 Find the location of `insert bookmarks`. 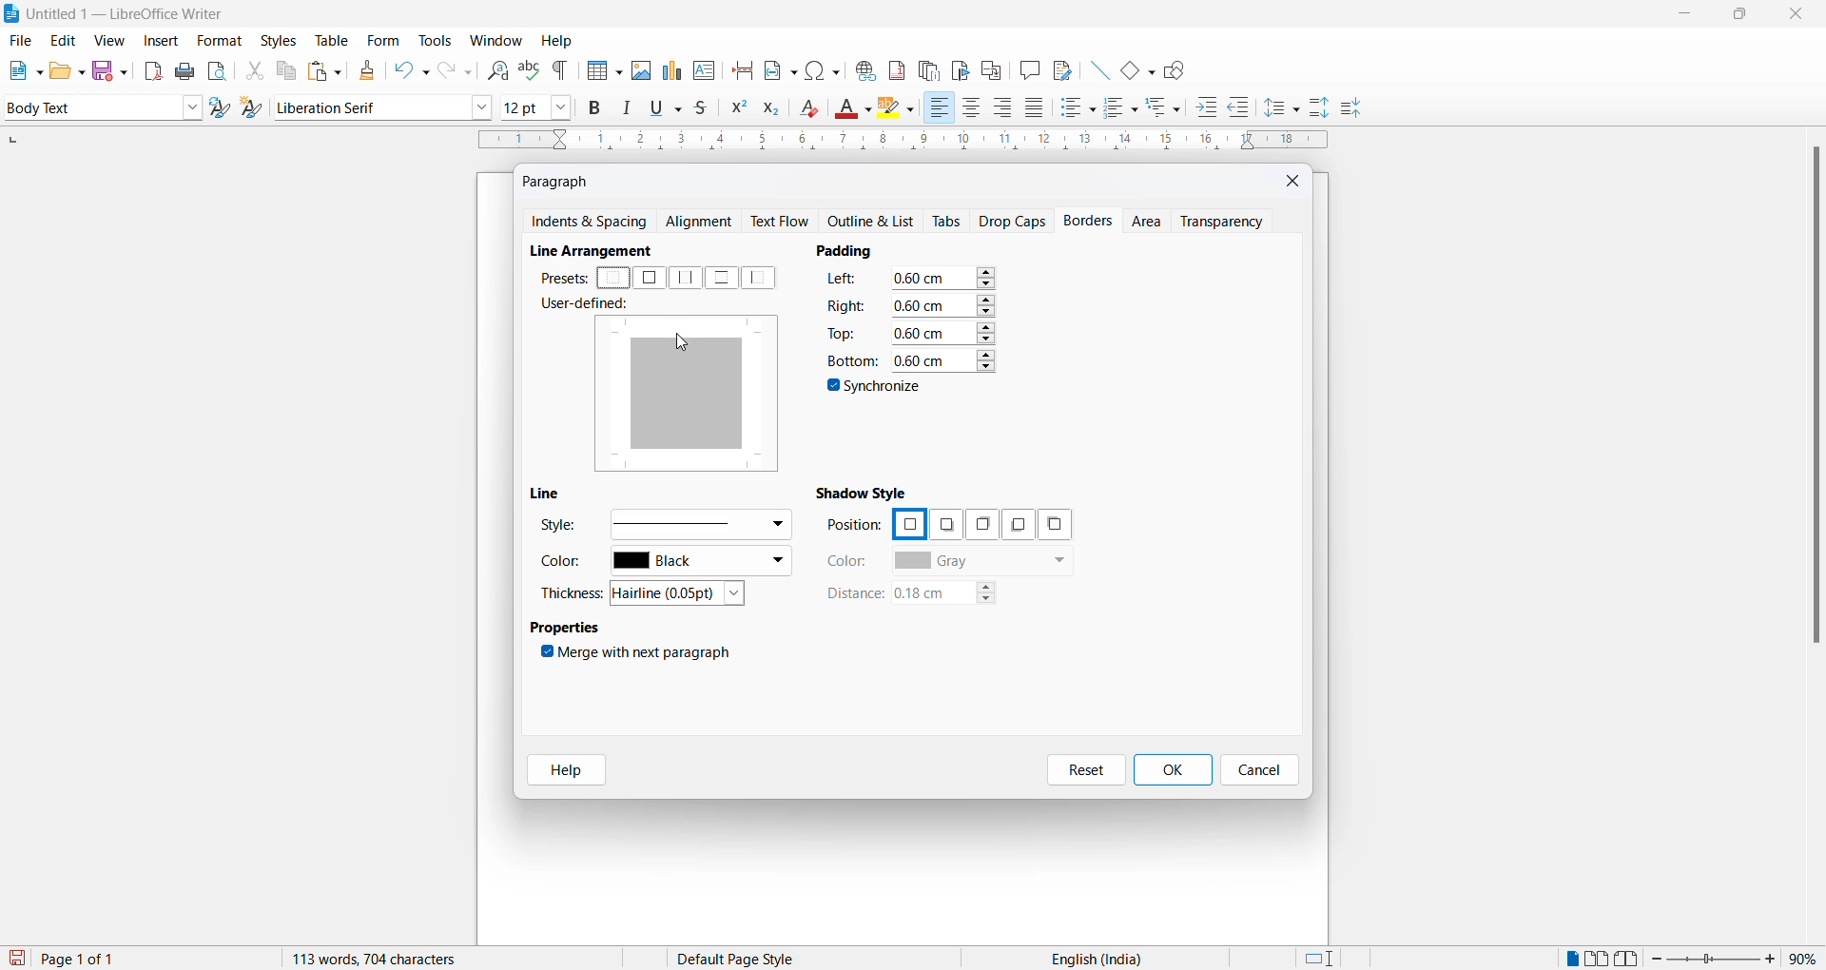

insert bookmarks is located at coordinates (960, 68).